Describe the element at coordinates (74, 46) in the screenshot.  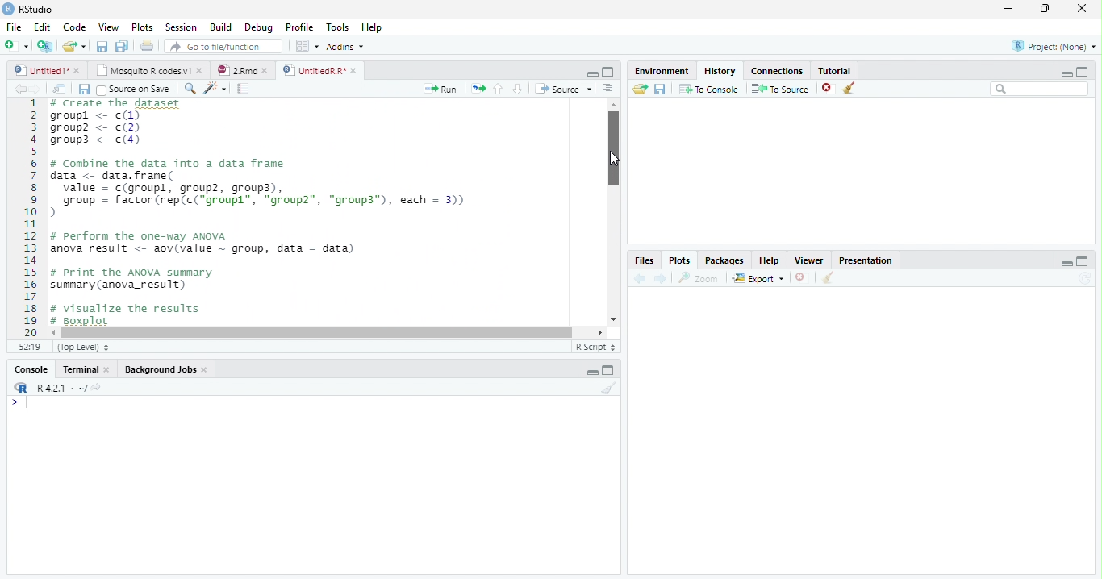
I see `Open an existing file` at that location.